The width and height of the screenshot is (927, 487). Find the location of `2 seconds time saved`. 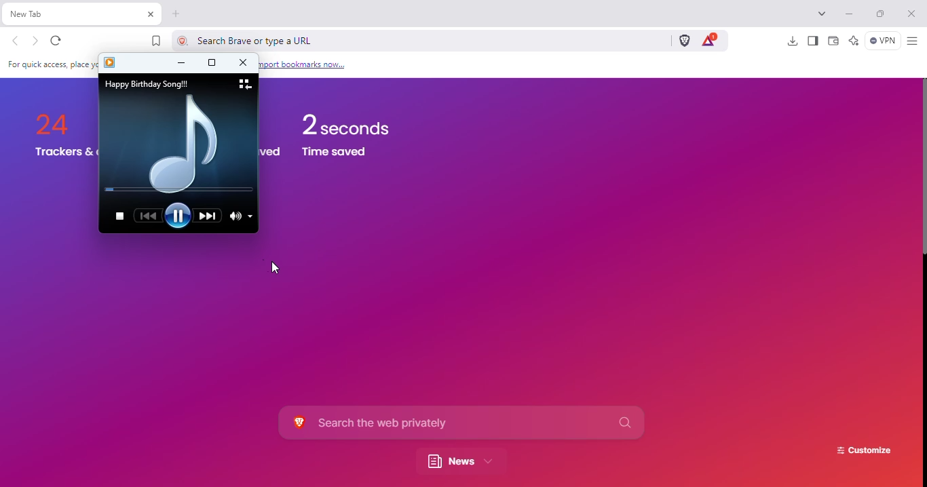

2 seconds time saved is located at coordinates (345, 123).